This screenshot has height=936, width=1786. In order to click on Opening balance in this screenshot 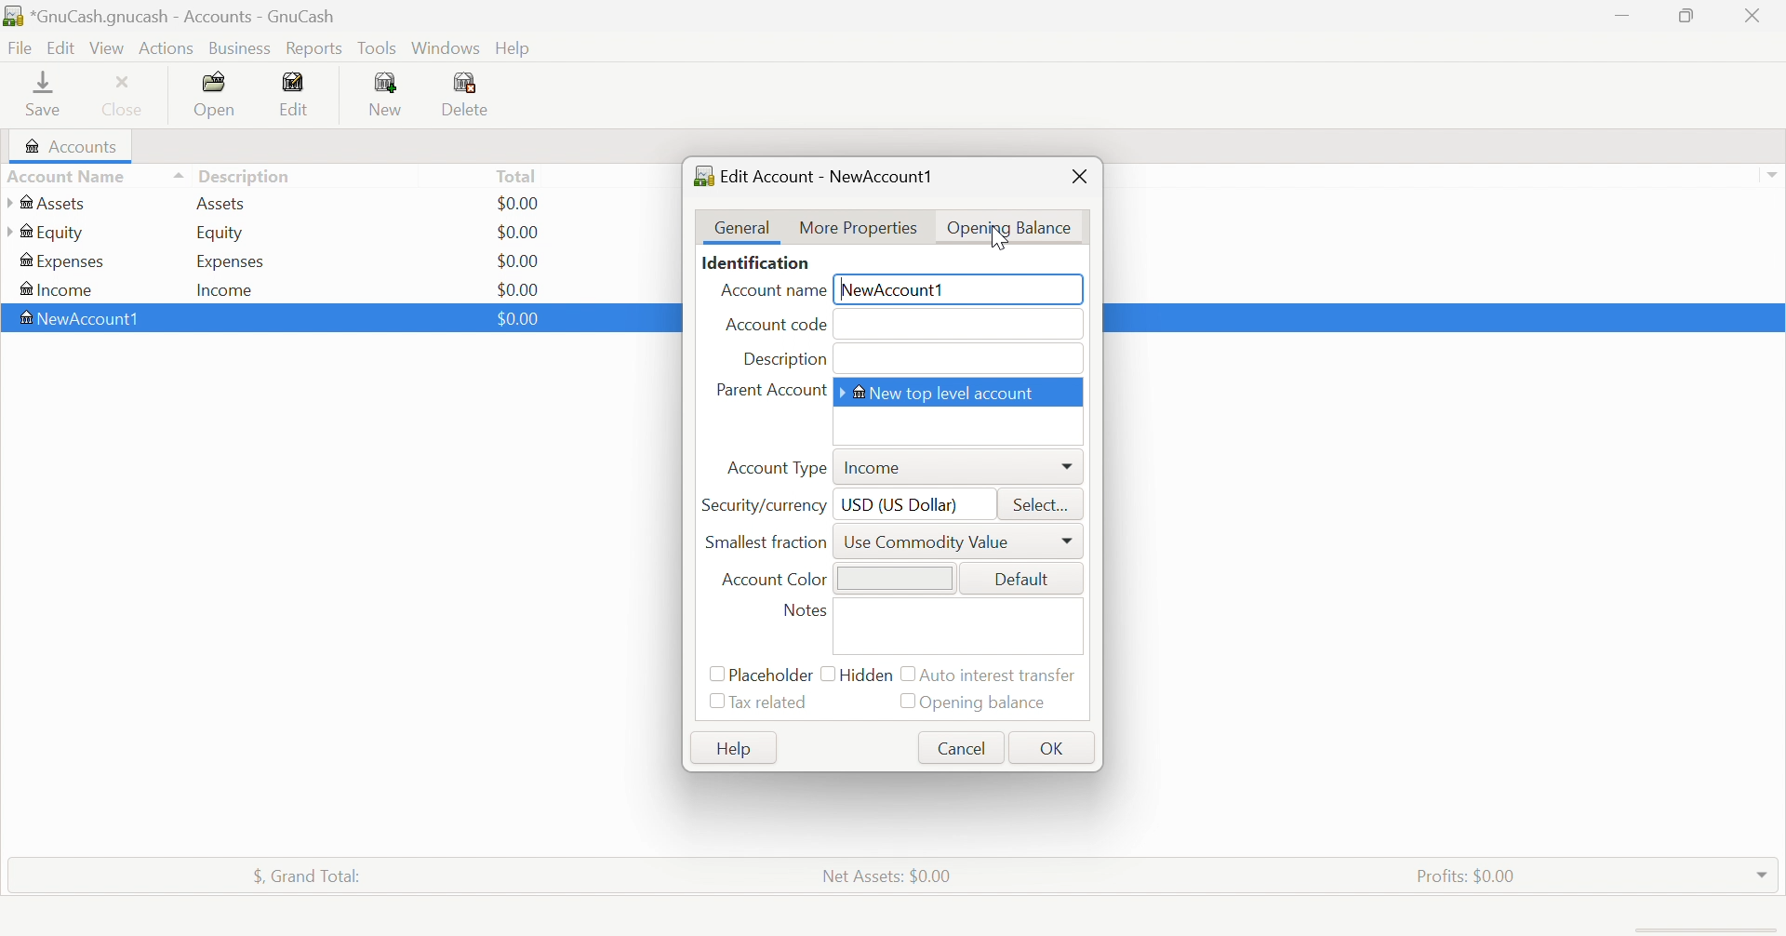, I will do `click(986, 703)`.